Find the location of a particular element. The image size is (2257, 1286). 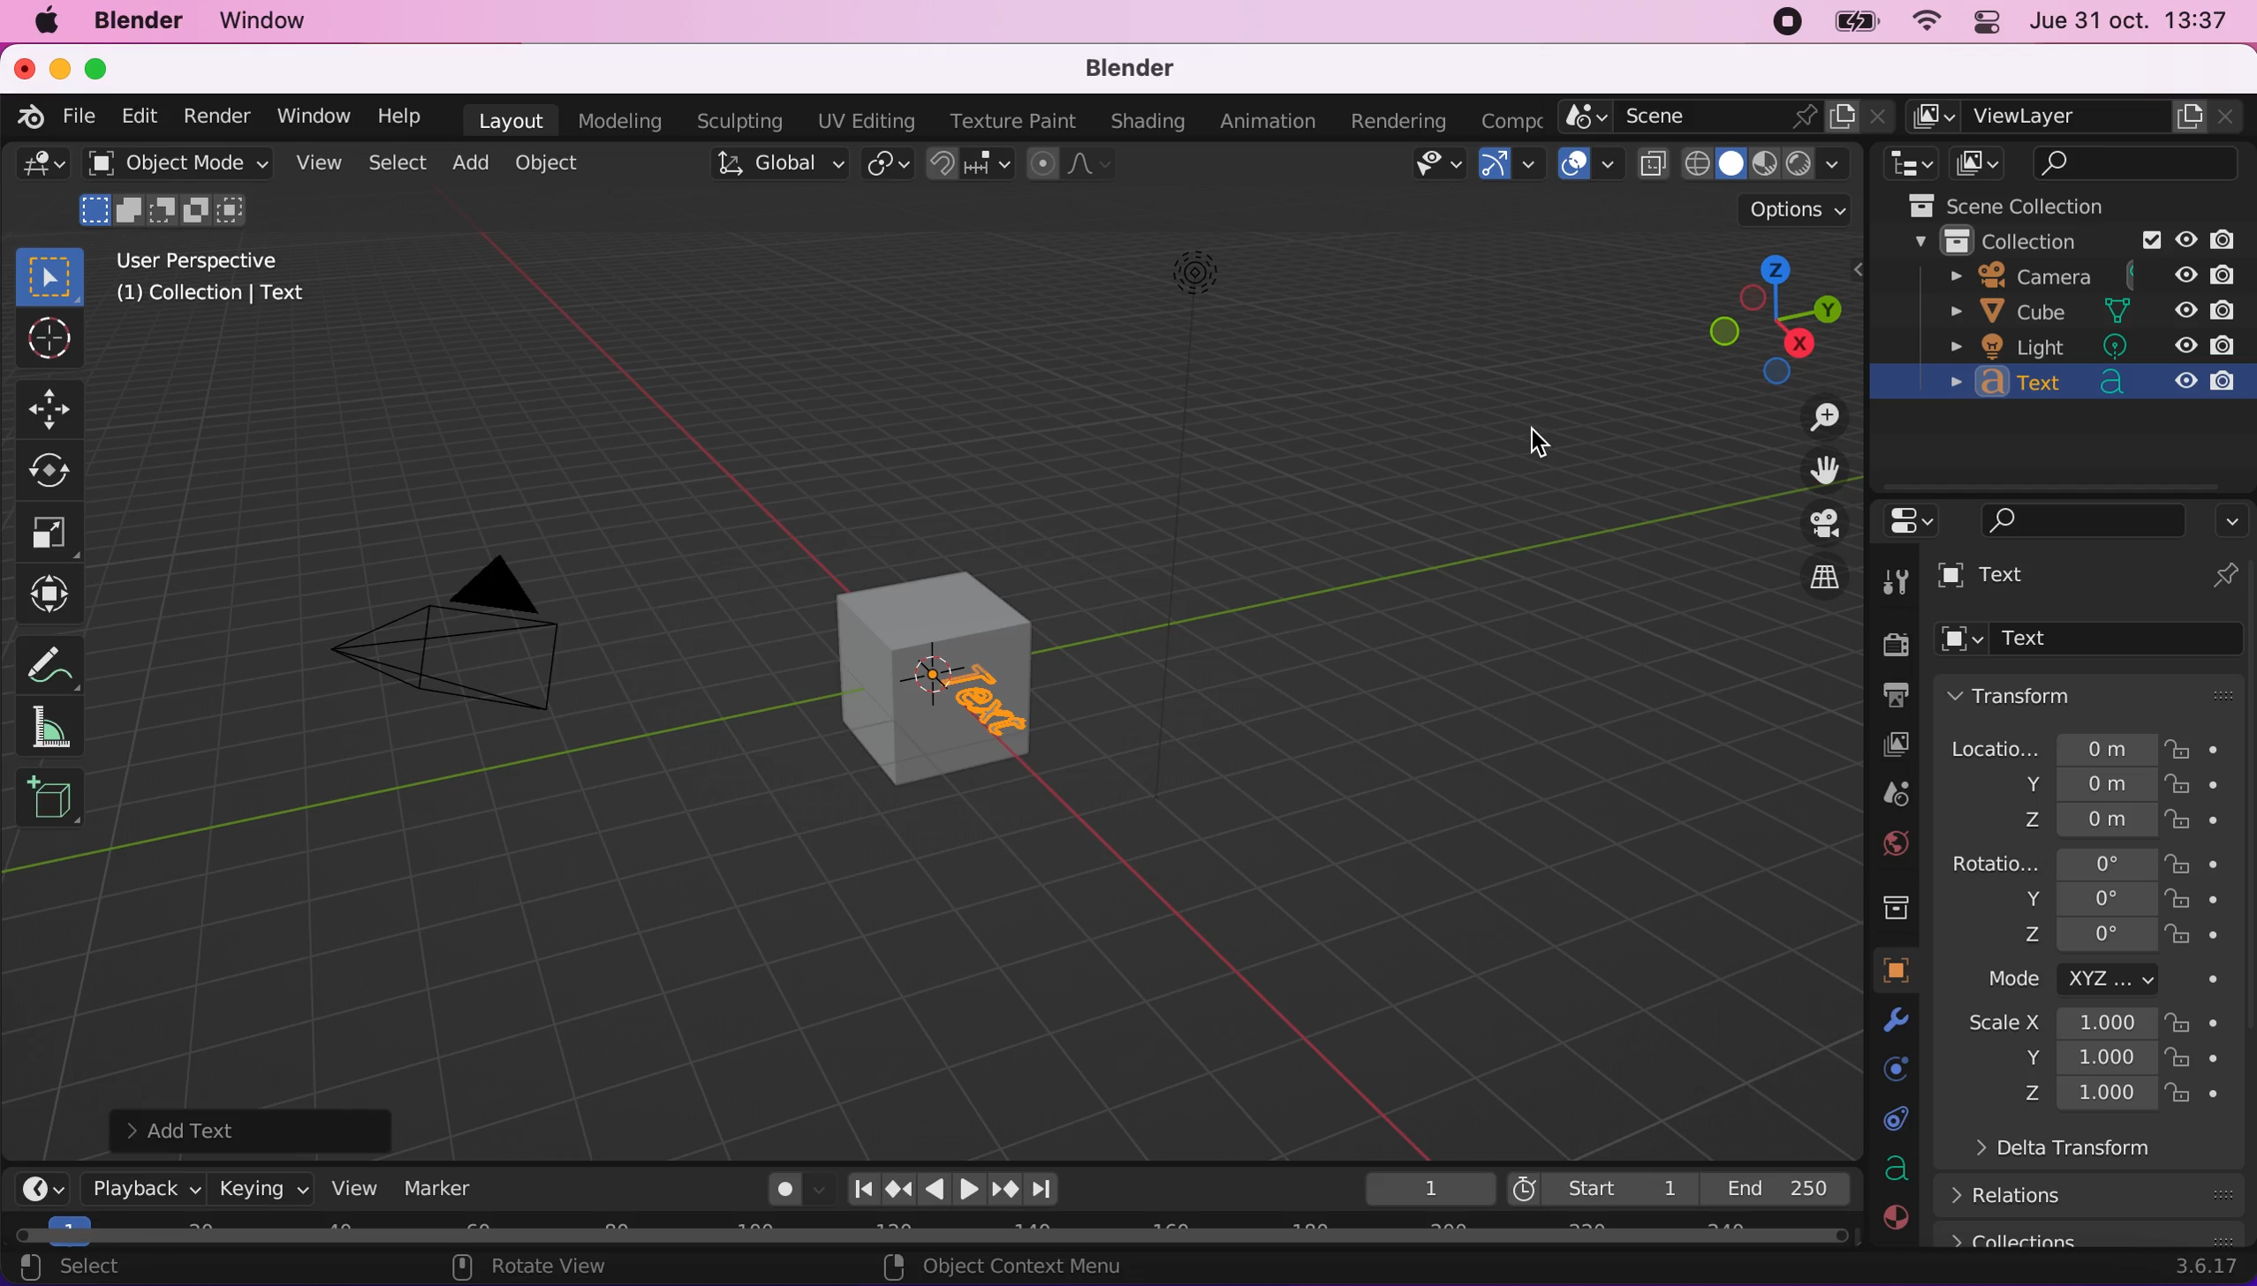

lock button is located at coordinates (2193, 861).